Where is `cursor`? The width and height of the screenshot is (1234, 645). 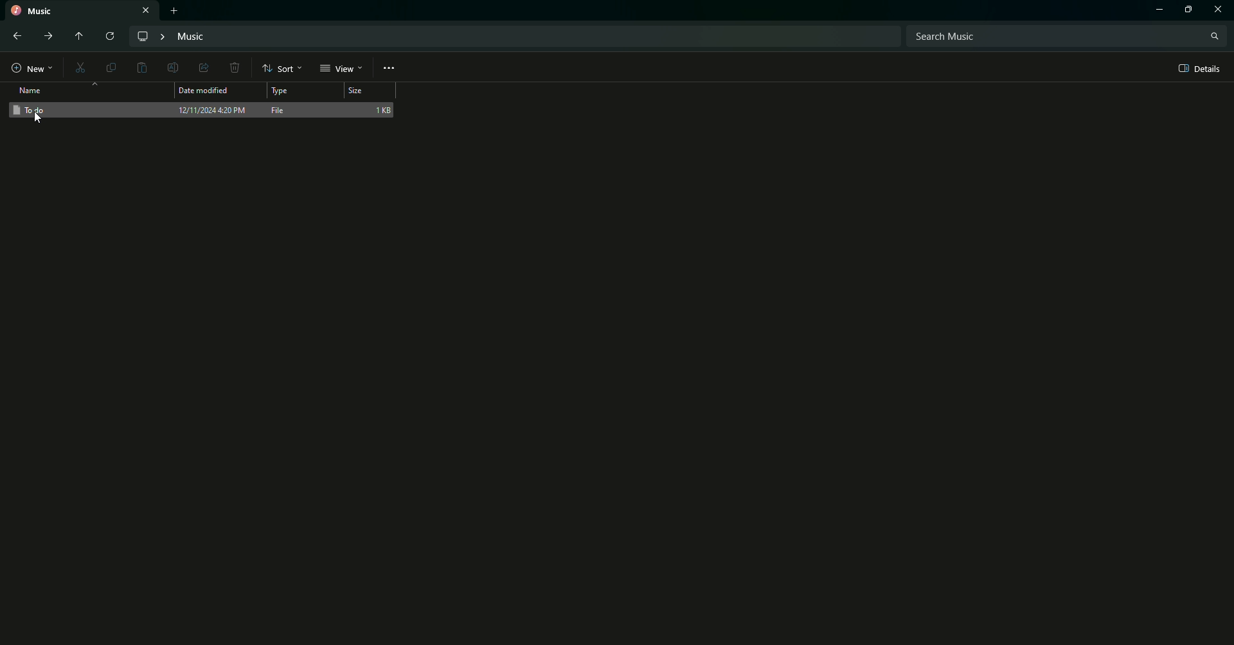
cursor is located at coordinates (39, 123).